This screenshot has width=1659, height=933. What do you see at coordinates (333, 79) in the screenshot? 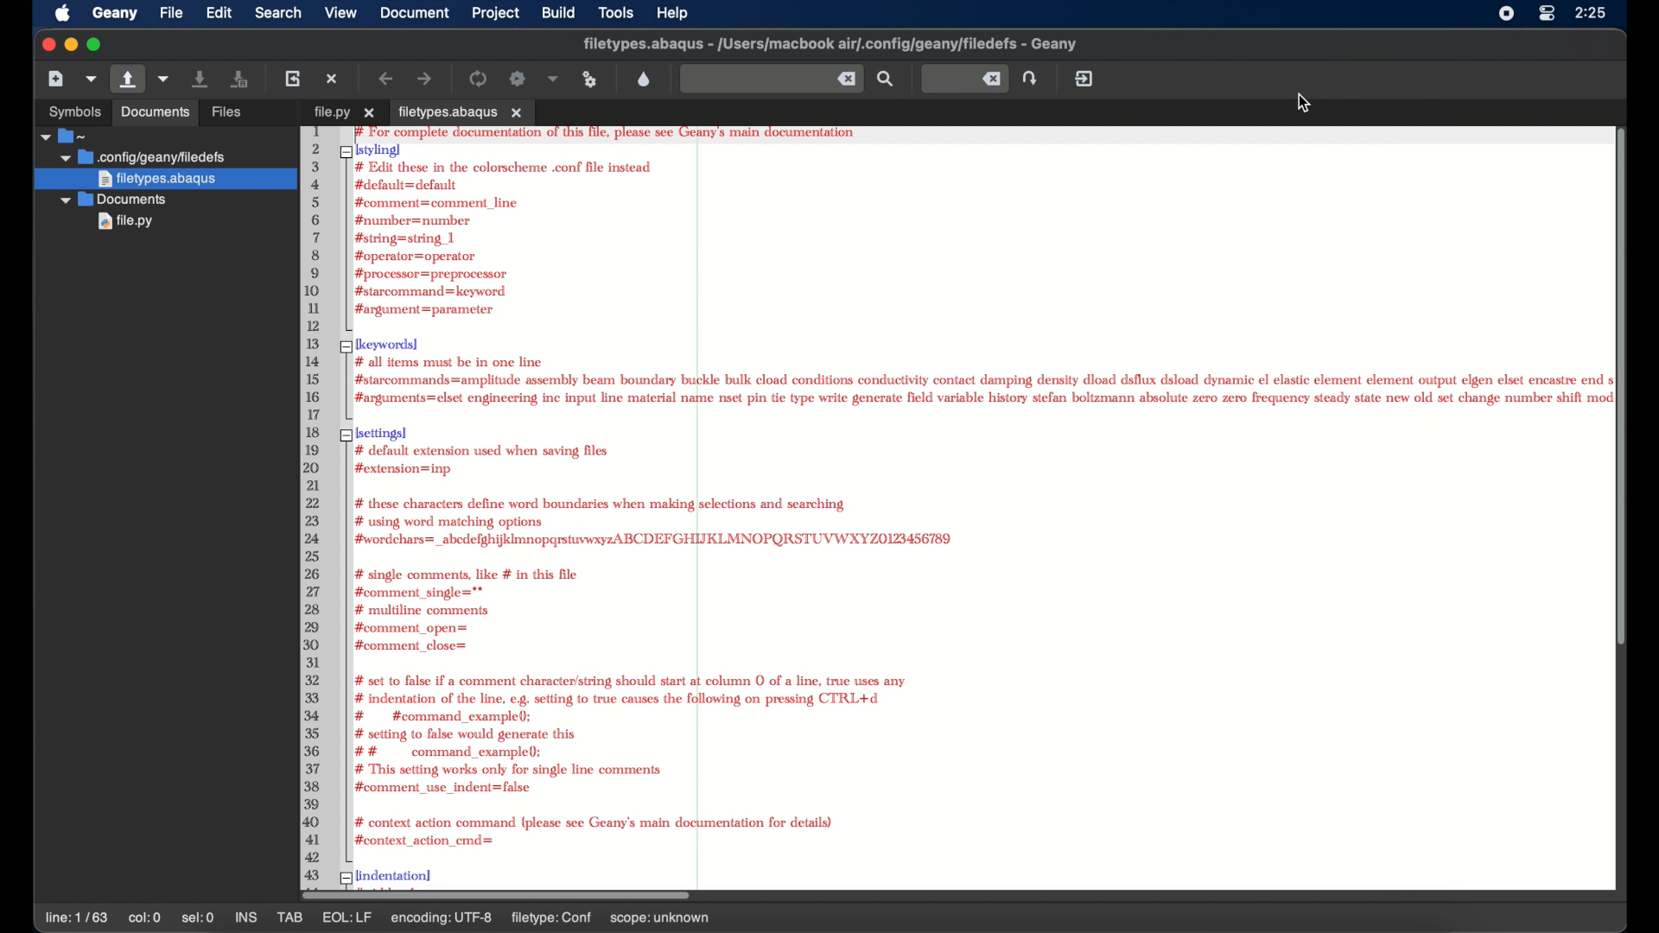
I see `close the current file` at bounding box center [333, 79].